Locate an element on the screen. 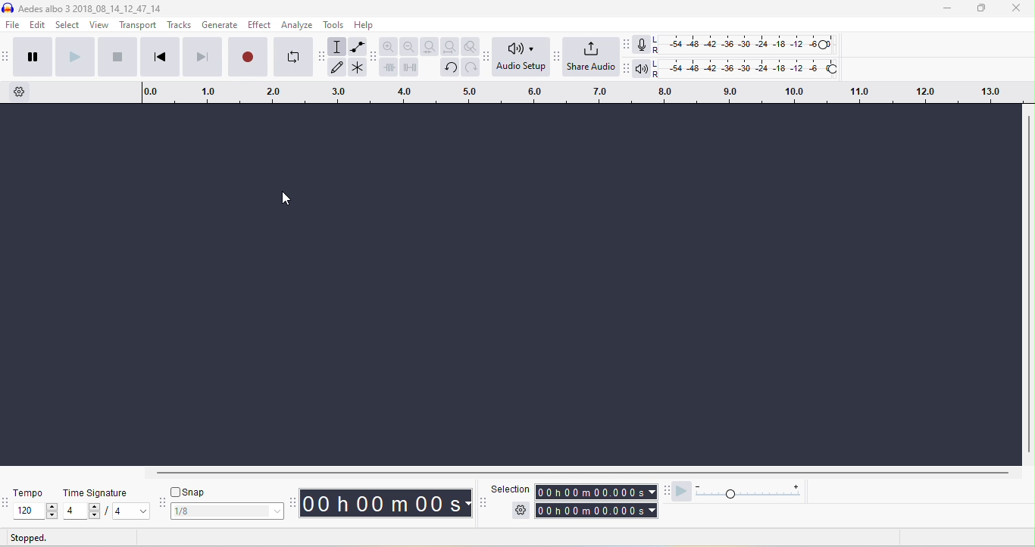 Image resolution: width=1035 pixels, height=547 pixels. R is located at coordinates (657, 52).